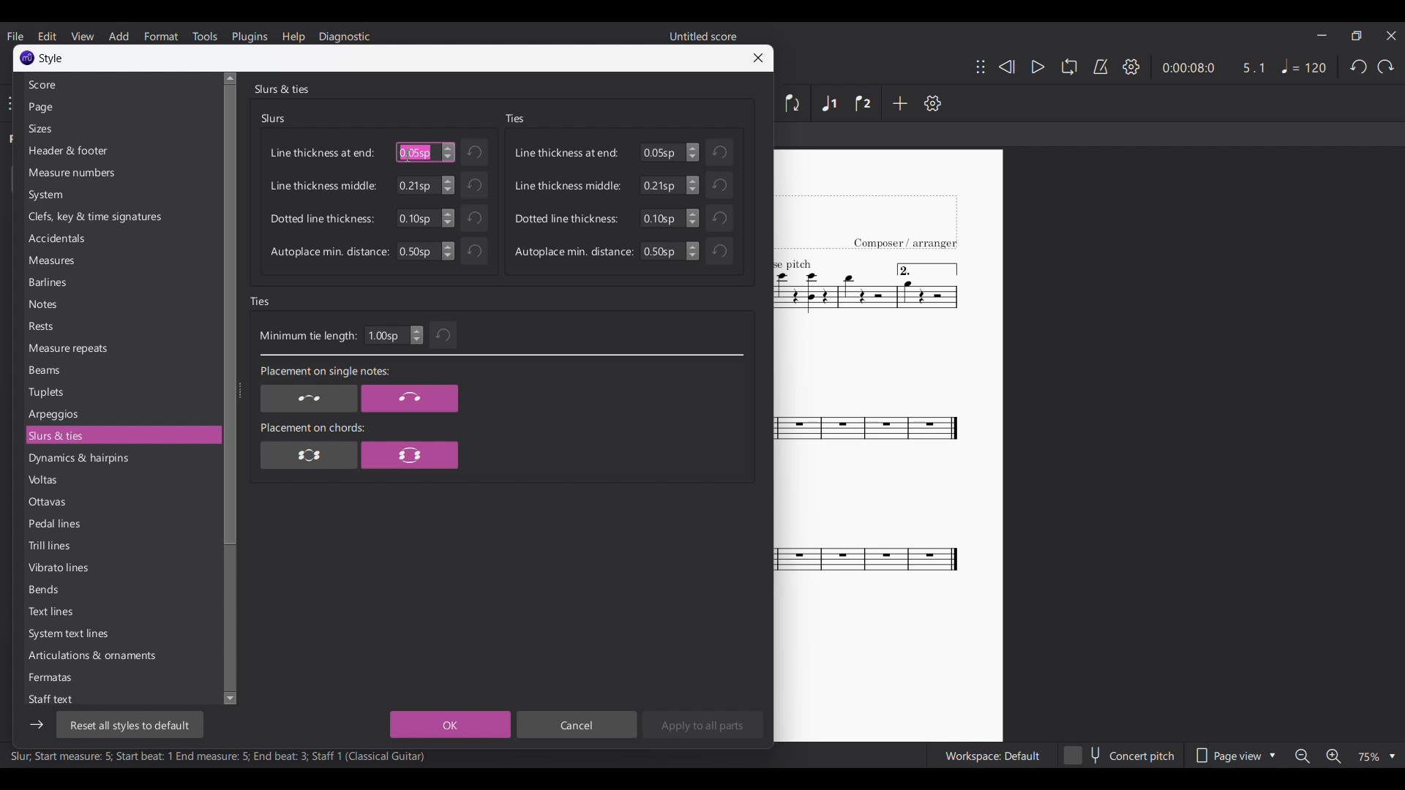  What do you see at coordinates (863, 103) in the screenshot?
I see `Voice 2` at bounding box center [863, 103].